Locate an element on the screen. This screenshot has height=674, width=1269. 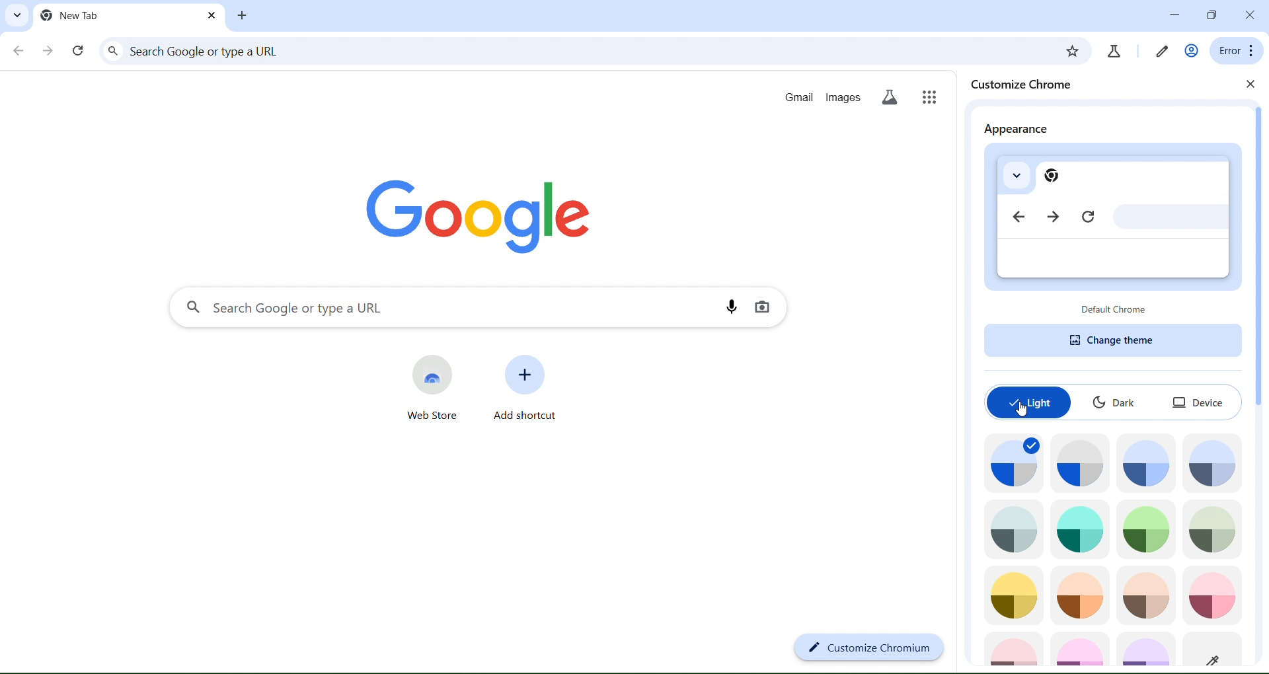
search tabs is located at coordinates (17, 15).